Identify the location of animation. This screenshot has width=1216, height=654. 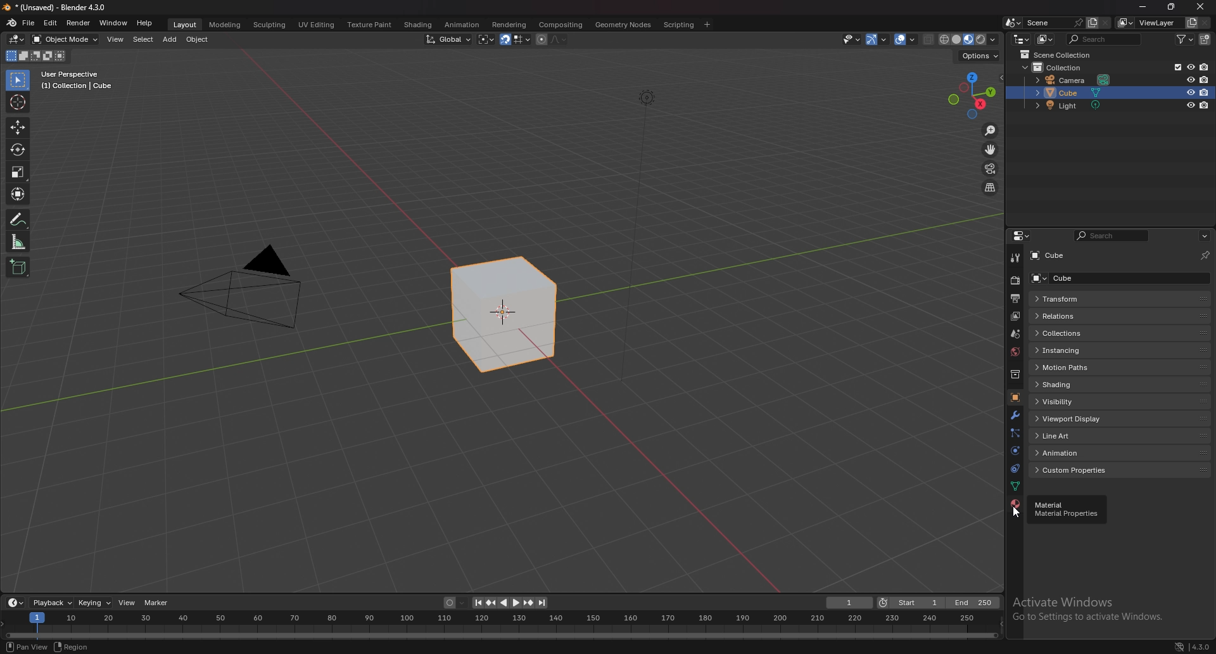
(1118, 452).